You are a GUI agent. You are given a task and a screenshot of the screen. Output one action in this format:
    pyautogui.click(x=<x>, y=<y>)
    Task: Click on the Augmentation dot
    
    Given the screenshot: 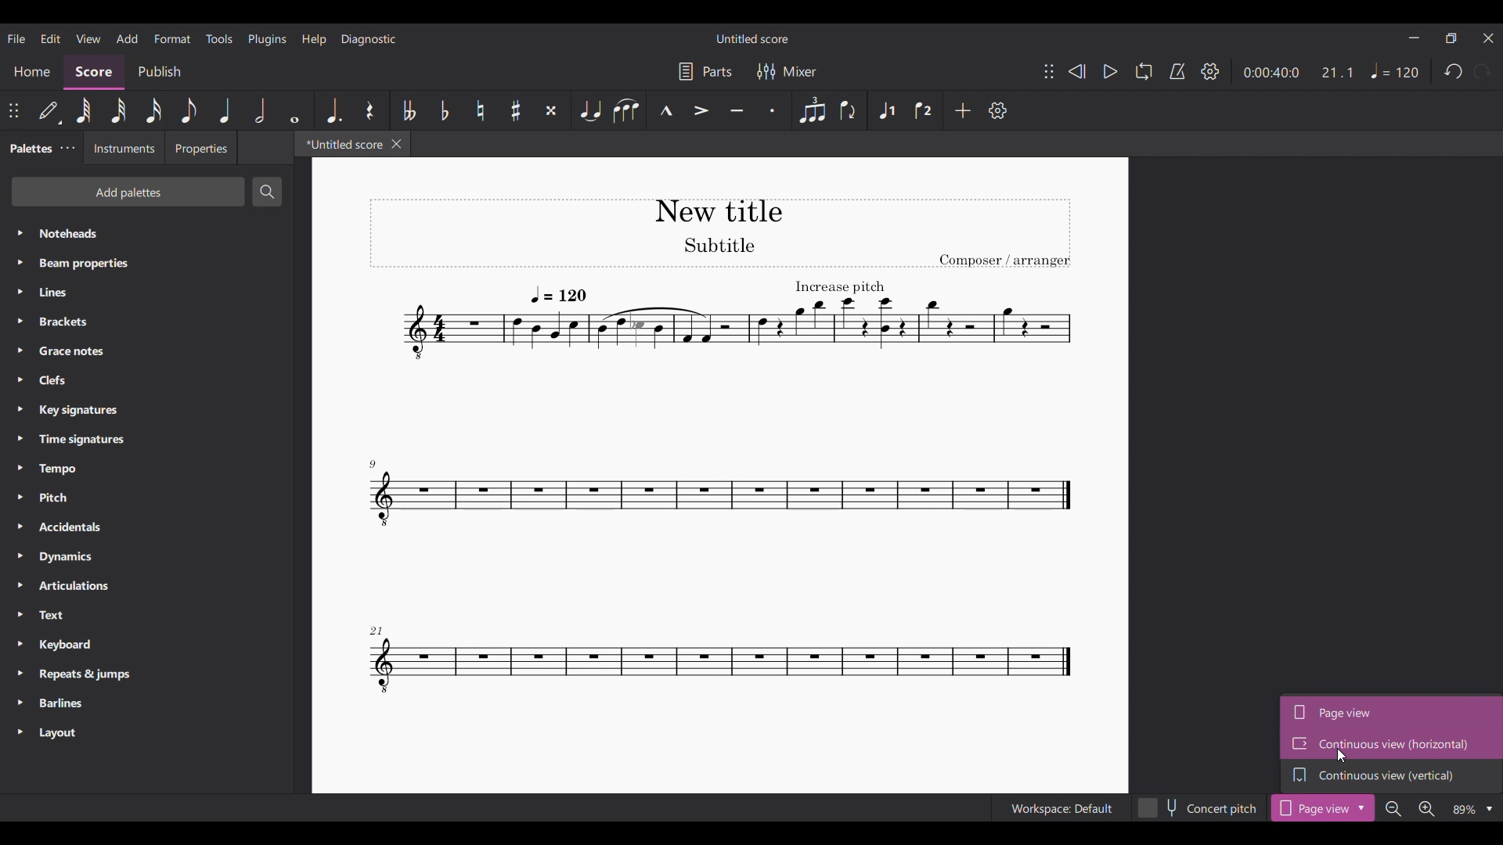 What is the action you would take?
    pyautogui.click(x=330, y=110)
    